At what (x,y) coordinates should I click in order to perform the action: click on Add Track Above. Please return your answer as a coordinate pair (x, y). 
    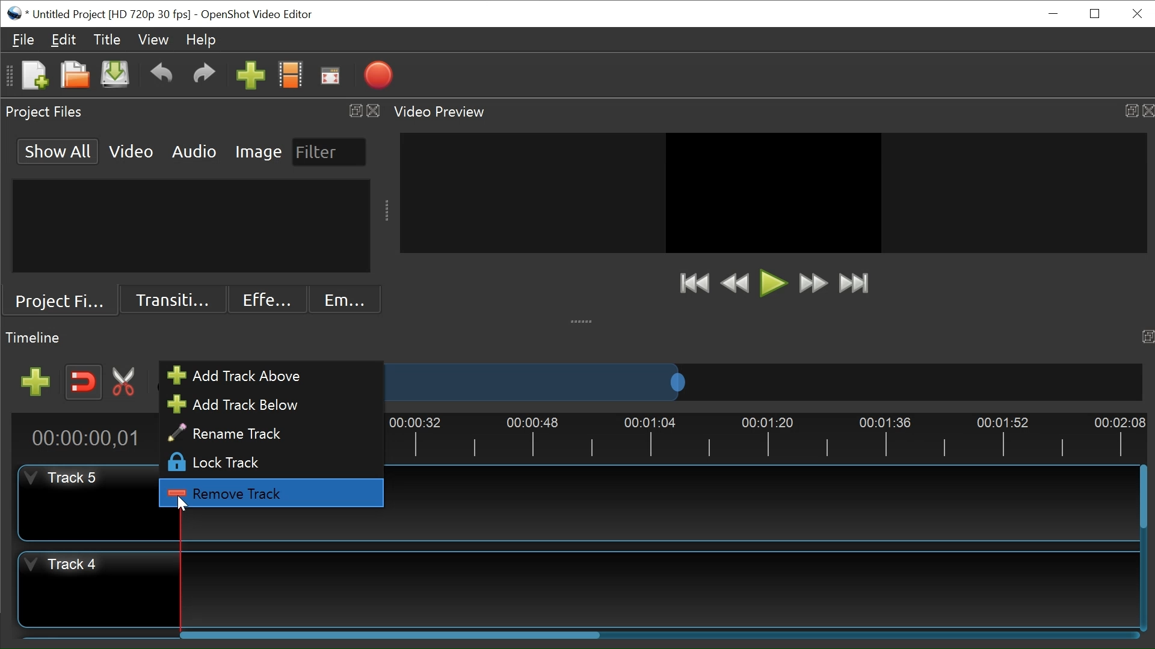
    Looking at the image, I should click on (266, 376).